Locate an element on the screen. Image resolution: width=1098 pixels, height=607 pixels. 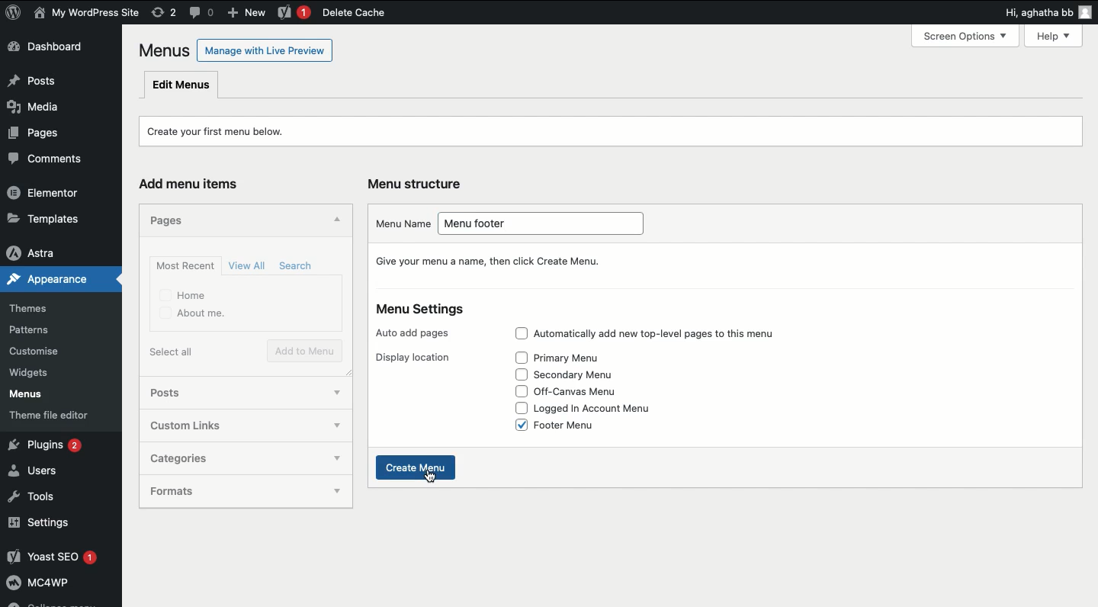
Settings is located at coordinates (57, 524).